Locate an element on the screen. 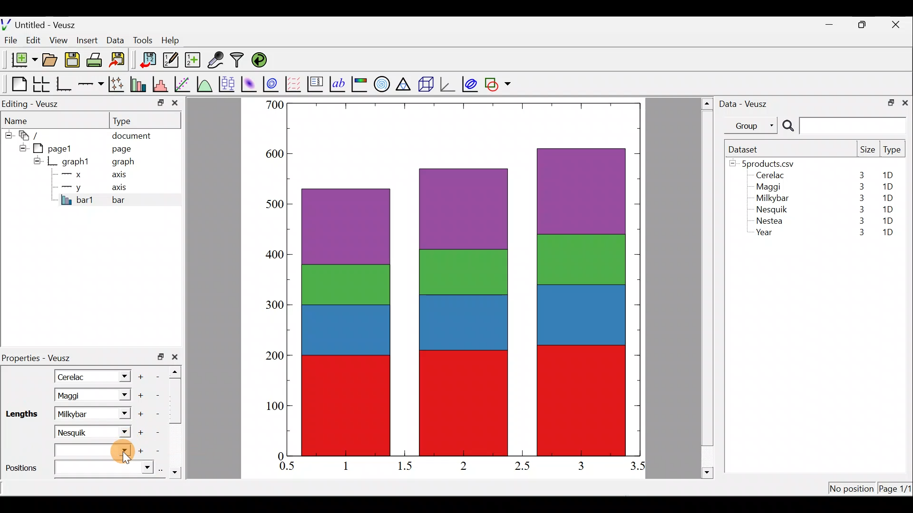  Fit a function to data is located at coordinates (183, 83).